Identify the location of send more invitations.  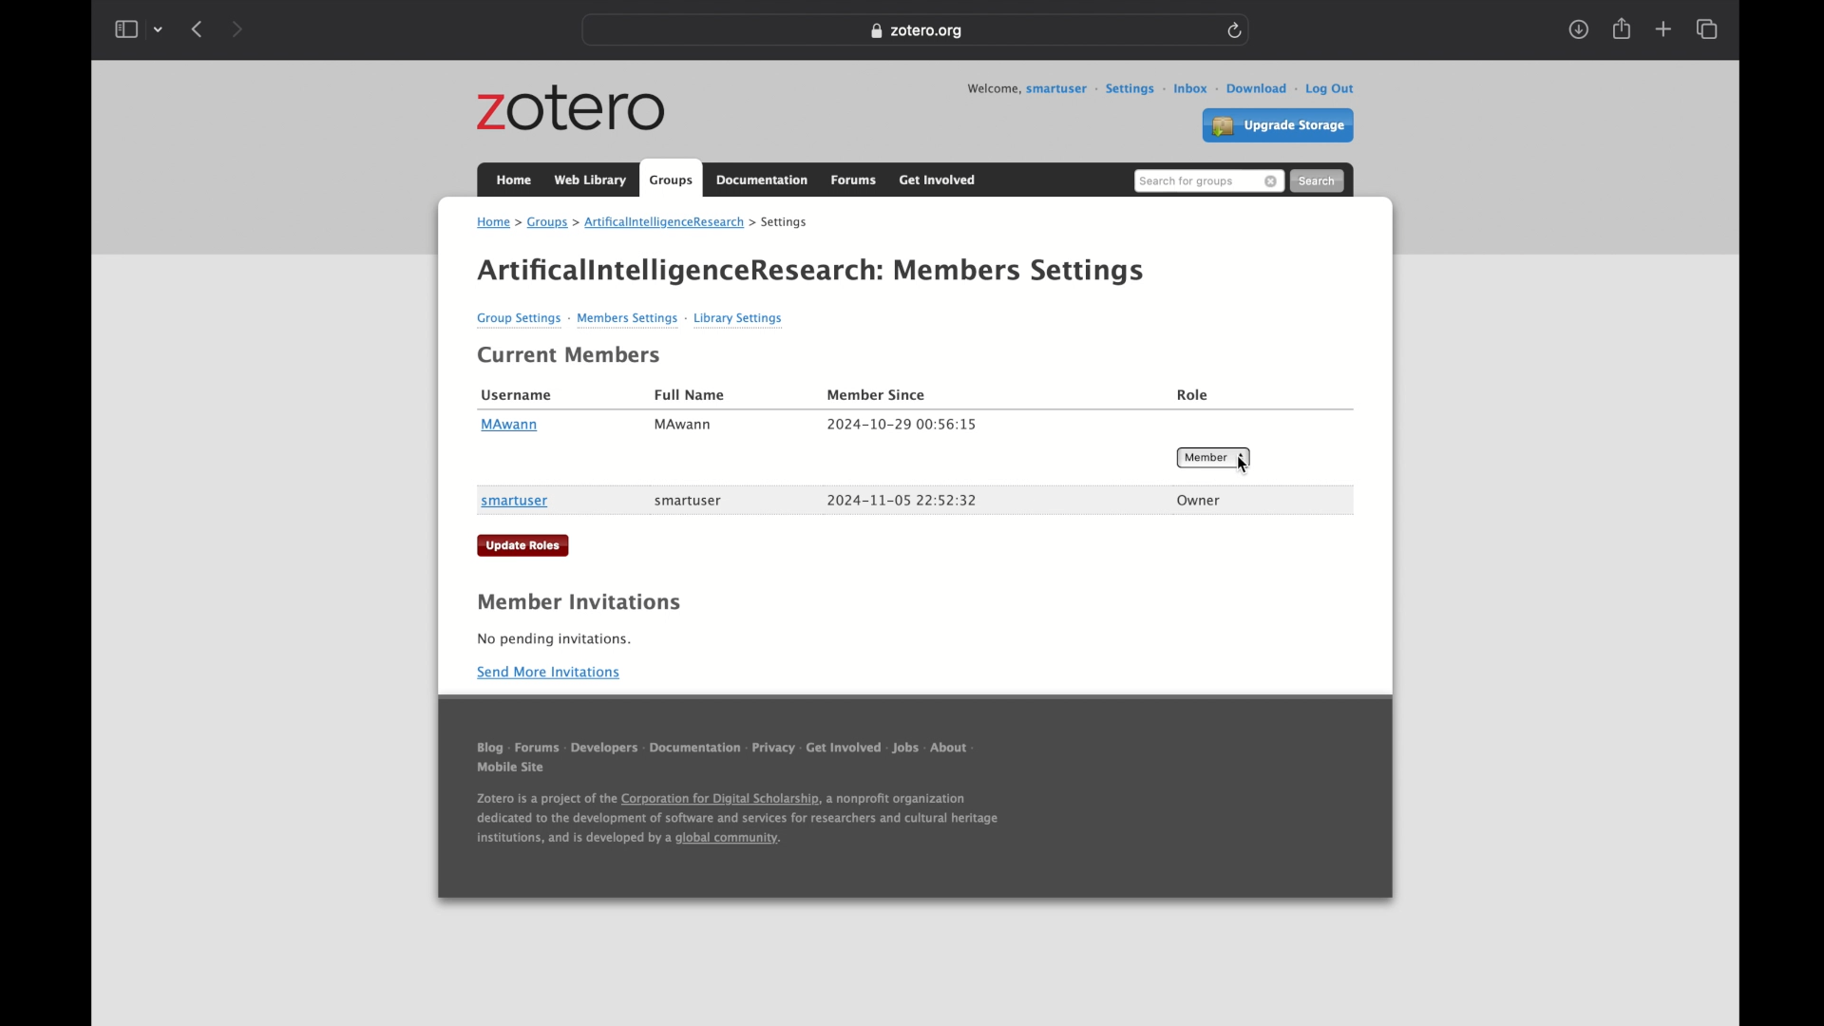
(550, 673).